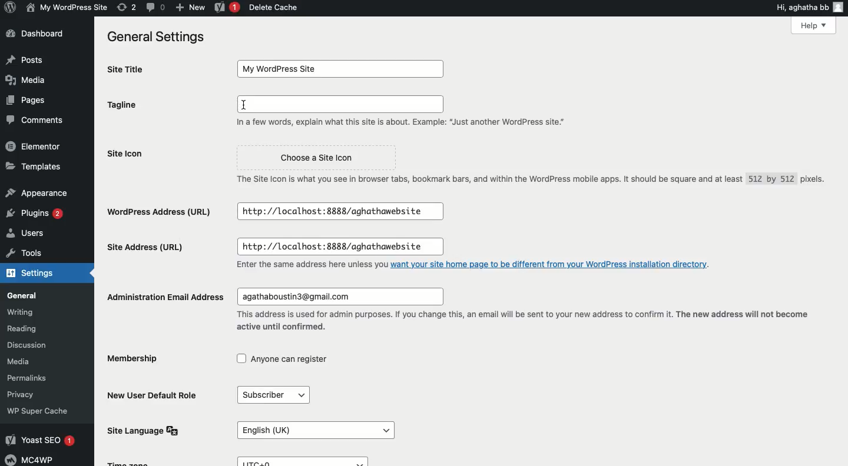 The image size is (848, 466). Describe the element at coordinates (158, 248) in the screenshot. I see `Site address URL` at that location.